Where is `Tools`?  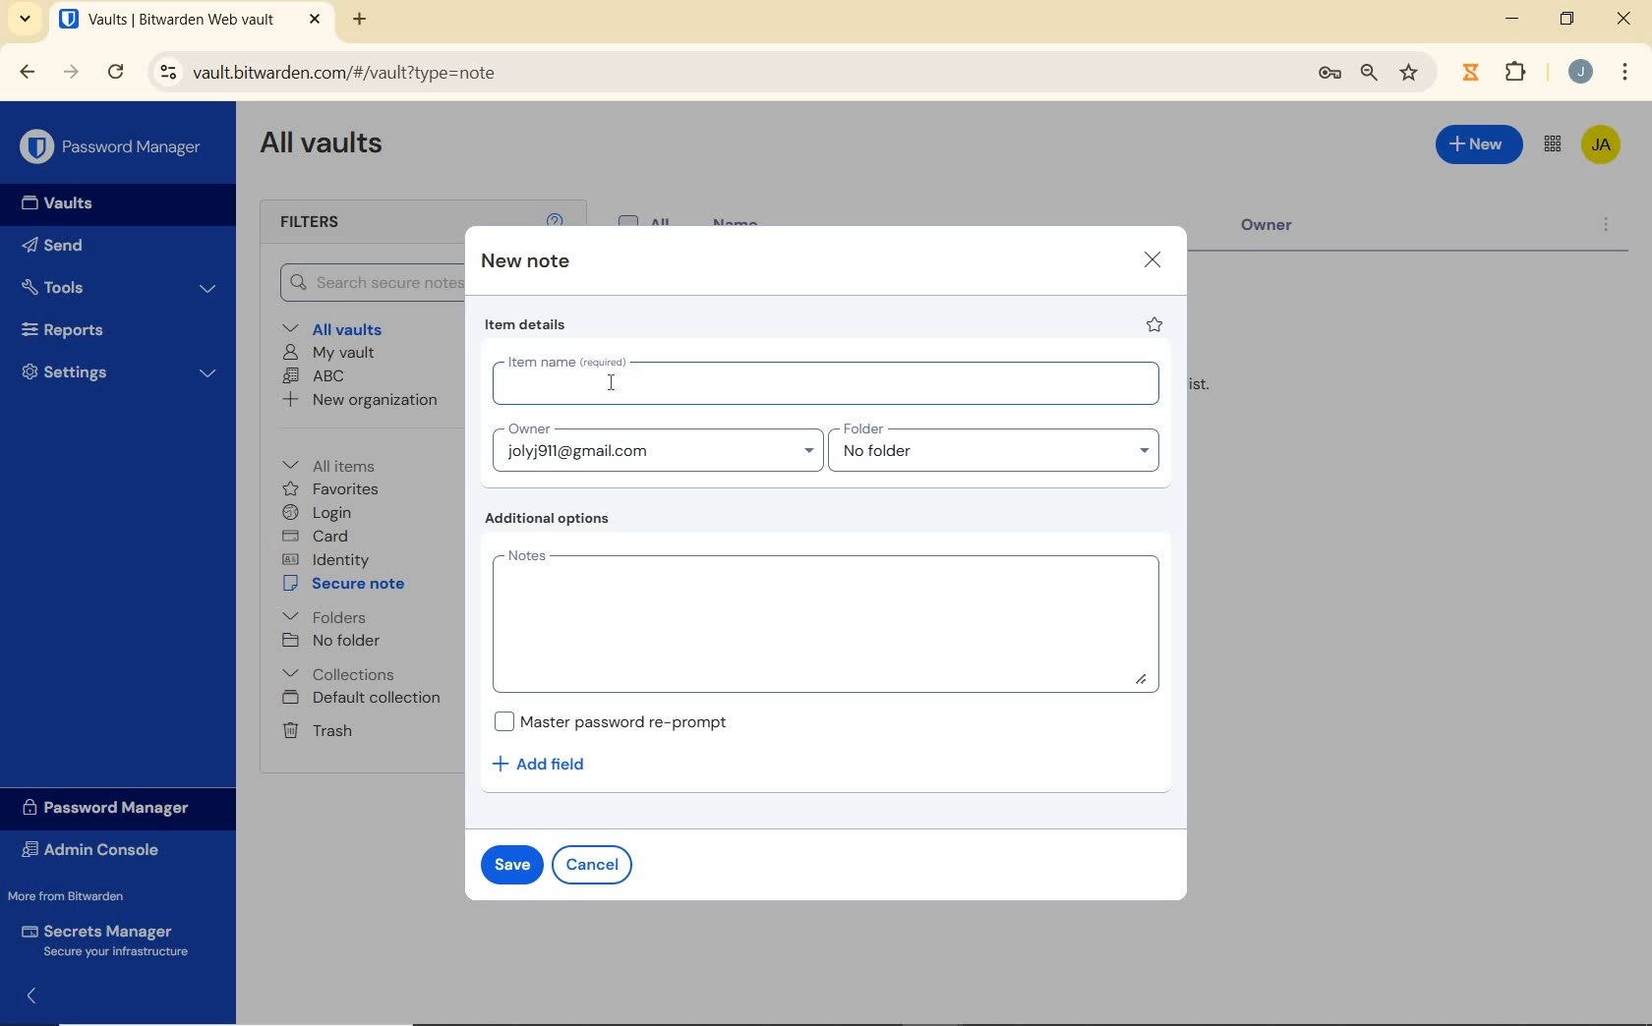 Tools is located at coordinates (121, 286).